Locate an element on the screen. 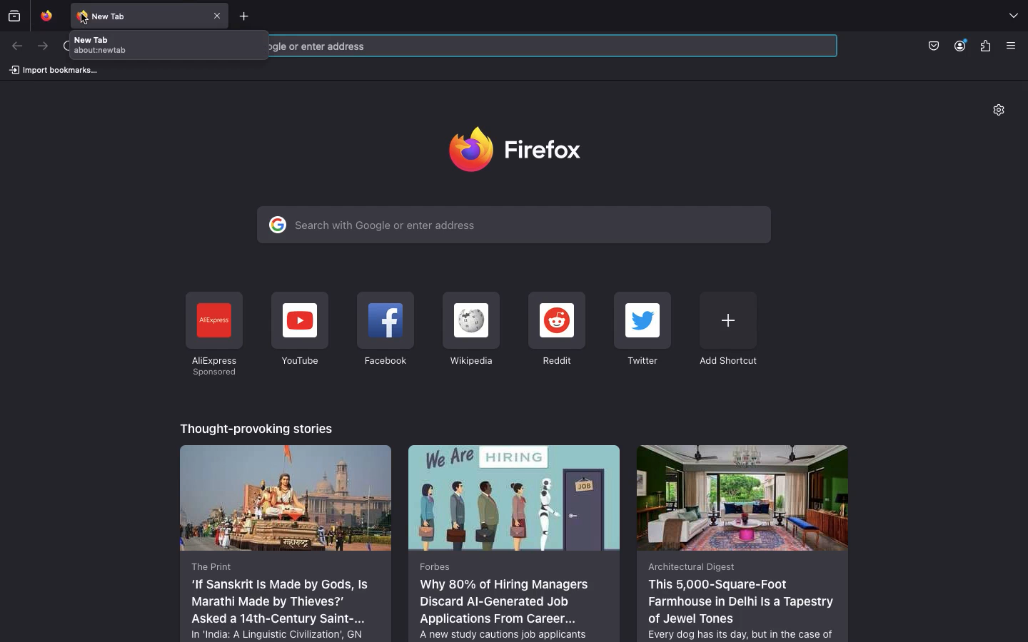  Import bookmarks is located at coordinates (53, 69).